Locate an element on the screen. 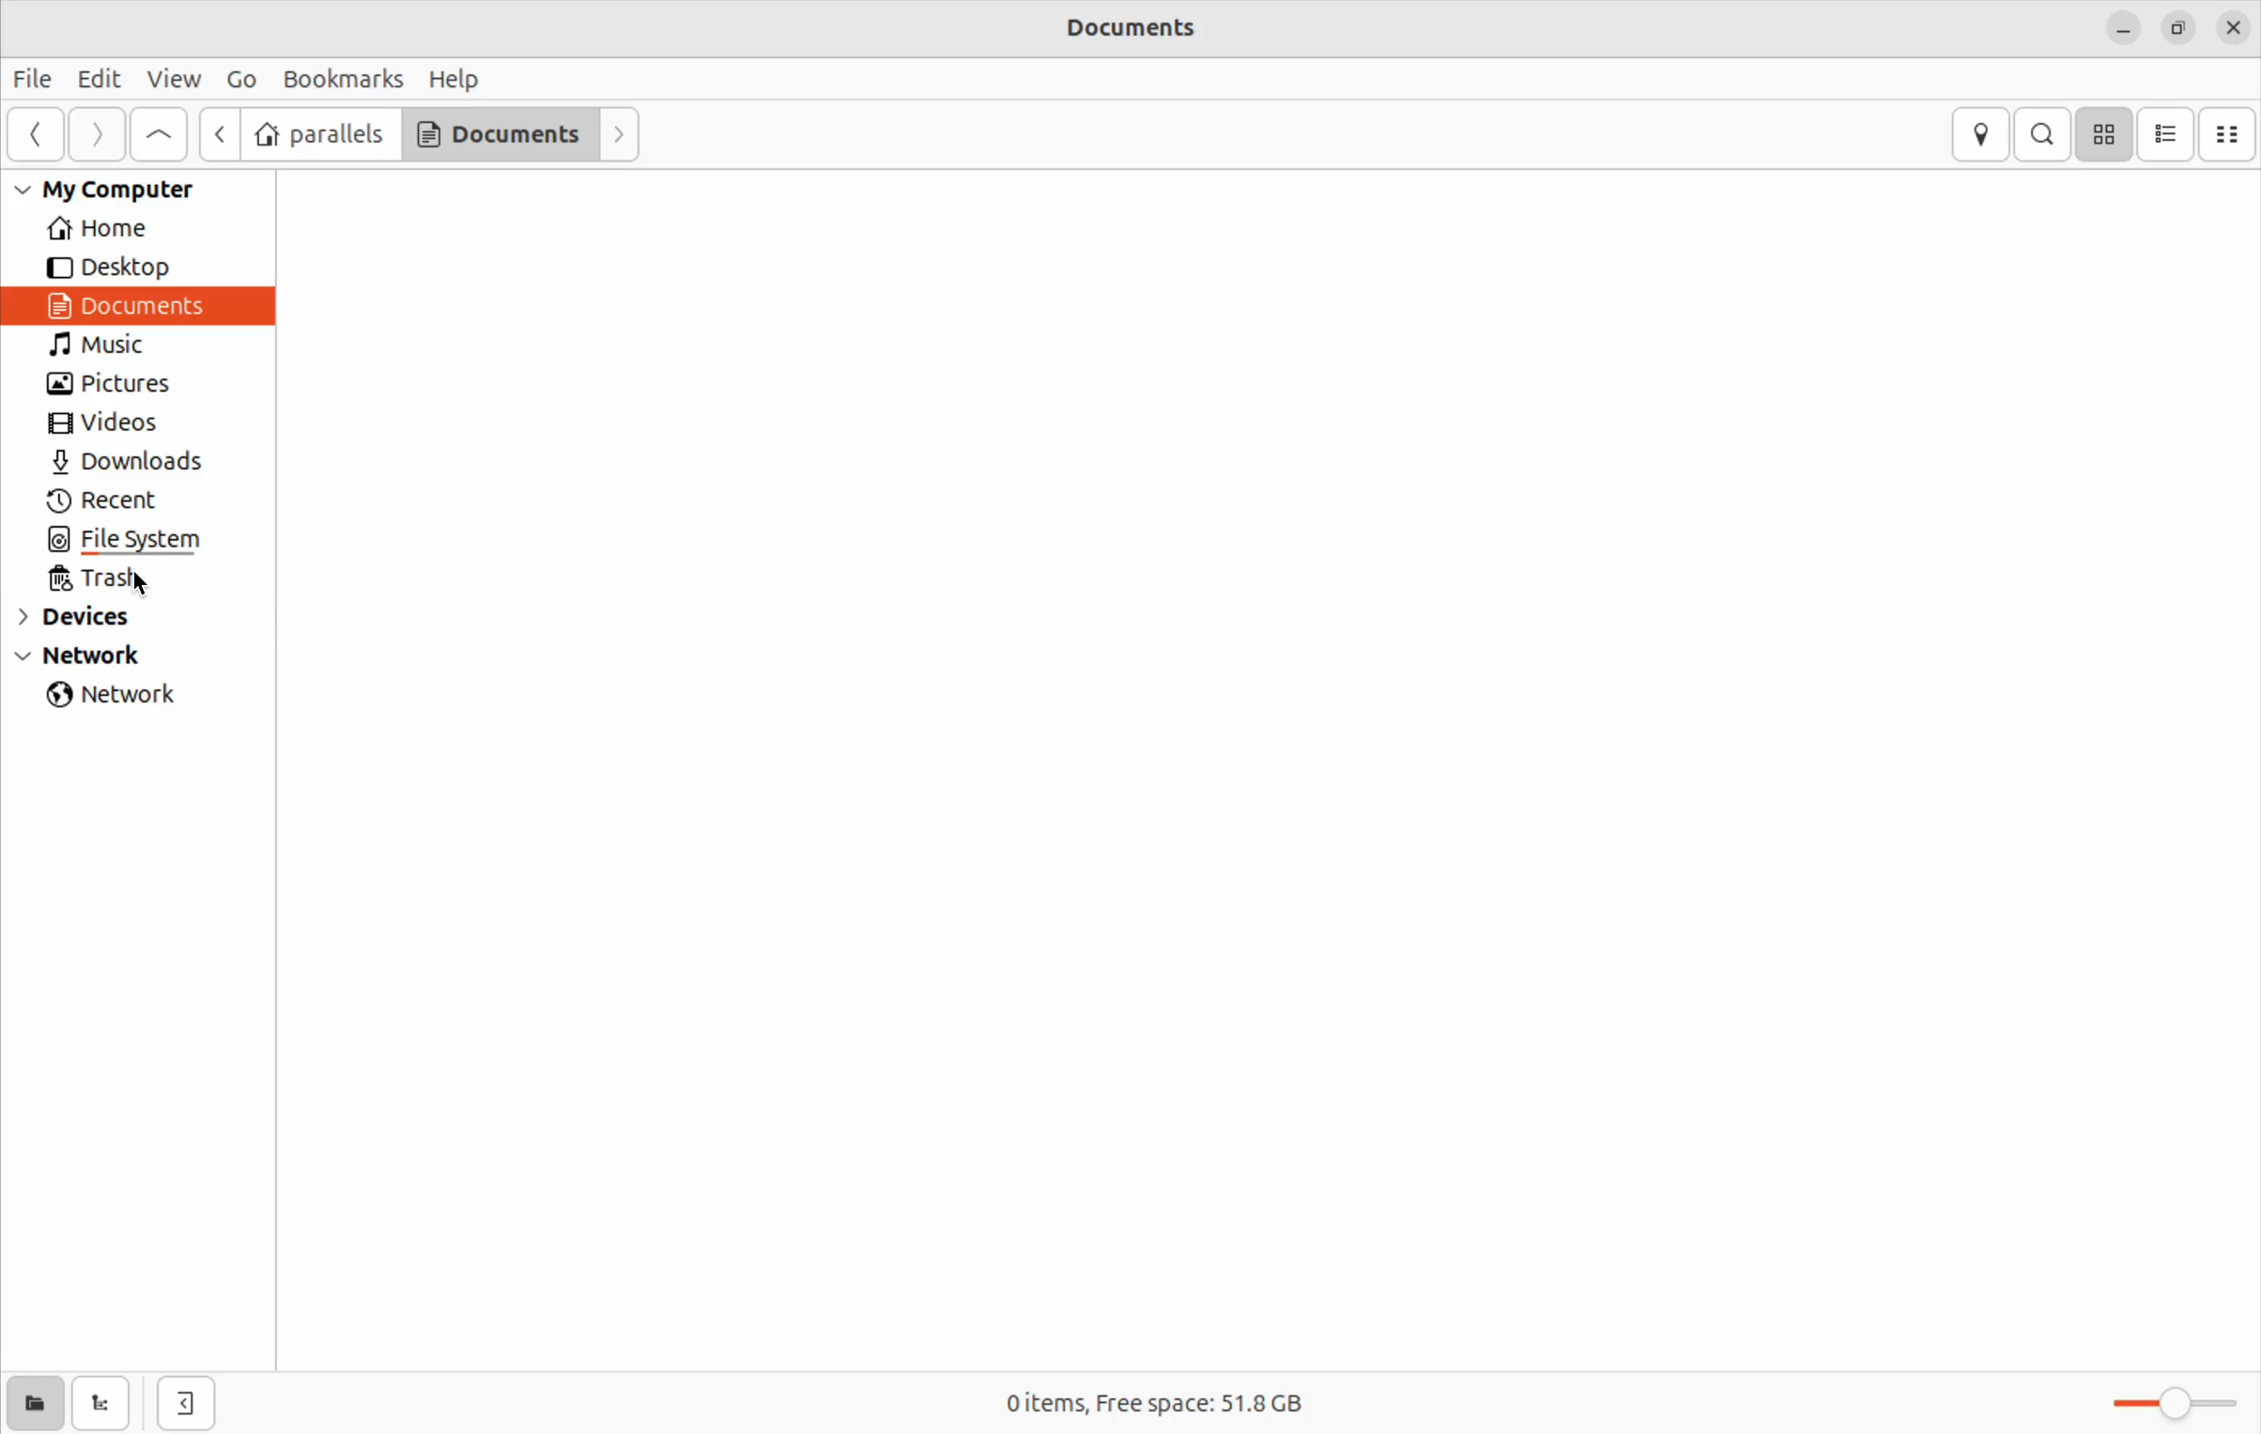 Image resolution: width=2261 pixels, height=1434 pixels. Go is located at coordinates (245, 77).